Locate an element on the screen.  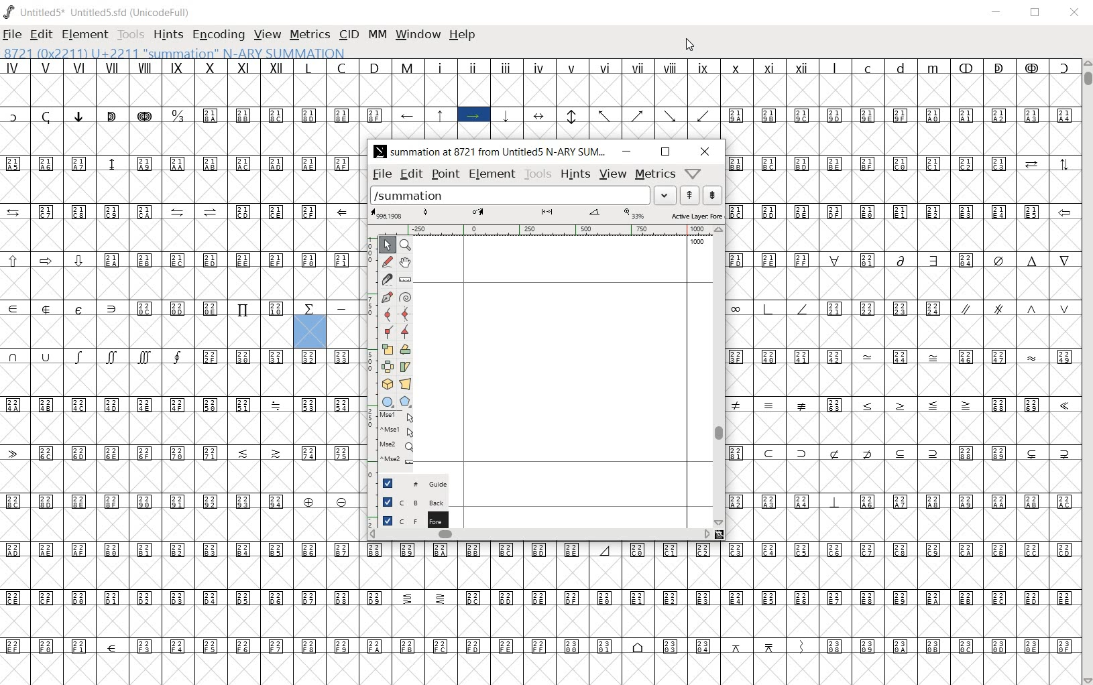
Add a corner point is located at coordinates (406, 331).